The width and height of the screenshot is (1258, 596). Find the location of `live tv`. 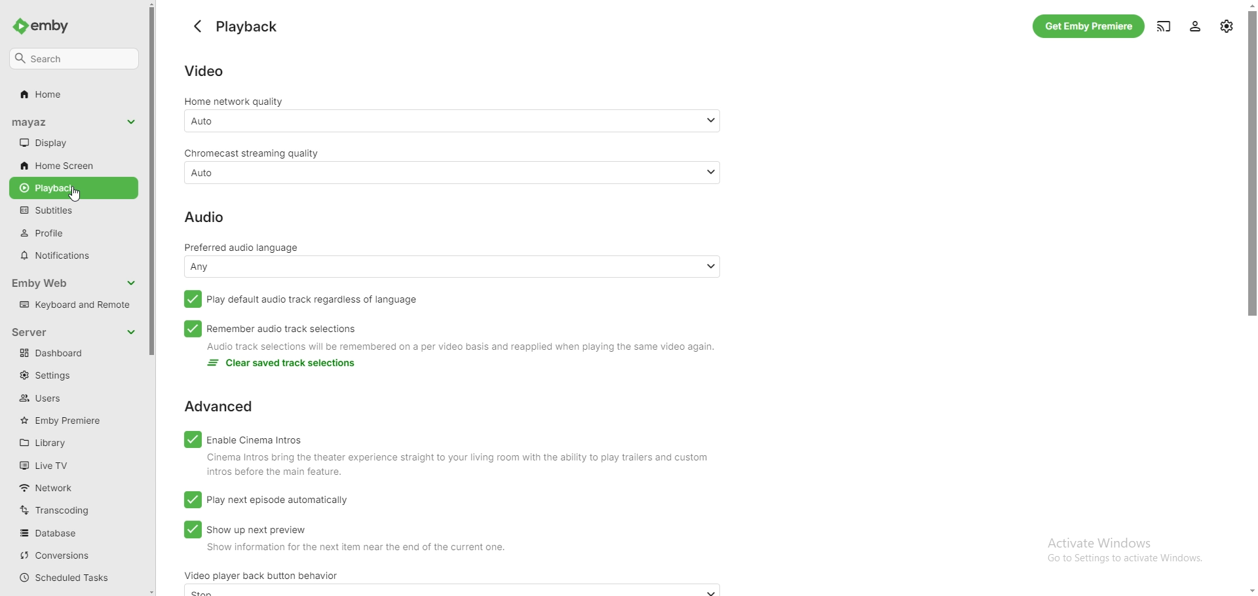

live tv is located at coordinates (68, 465).